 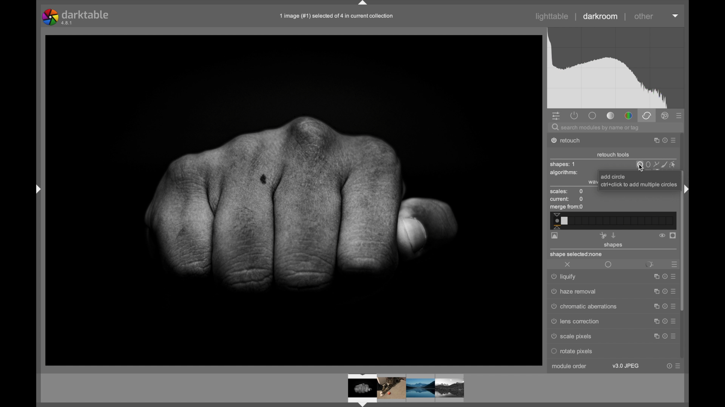 What do you see at coordinates (614, 245) in the screenshot?
I see `shapes` at bounding box center [614, 245].